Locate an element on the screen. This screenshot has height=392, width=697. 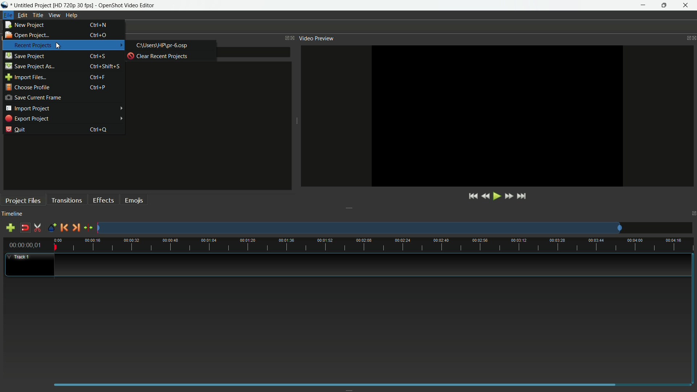
transitions is located at coordinates (68, 200).